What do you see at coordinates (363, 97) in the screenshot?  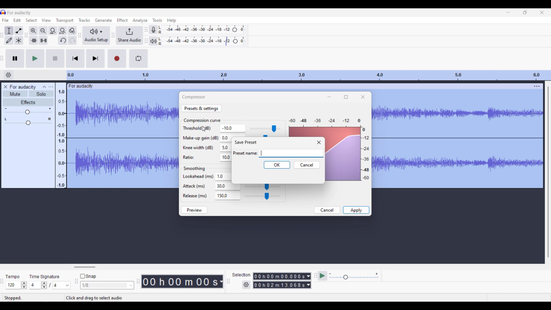 I see `Close` at bounding box center [363, 97].